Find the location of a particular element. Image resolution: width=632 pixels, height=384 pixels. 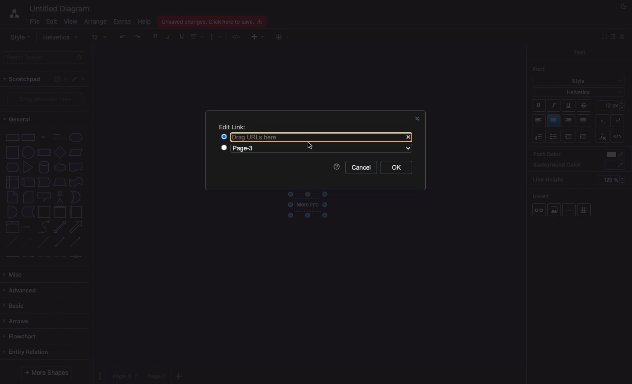

Drag URLs here is located at coordinates (314, 137).